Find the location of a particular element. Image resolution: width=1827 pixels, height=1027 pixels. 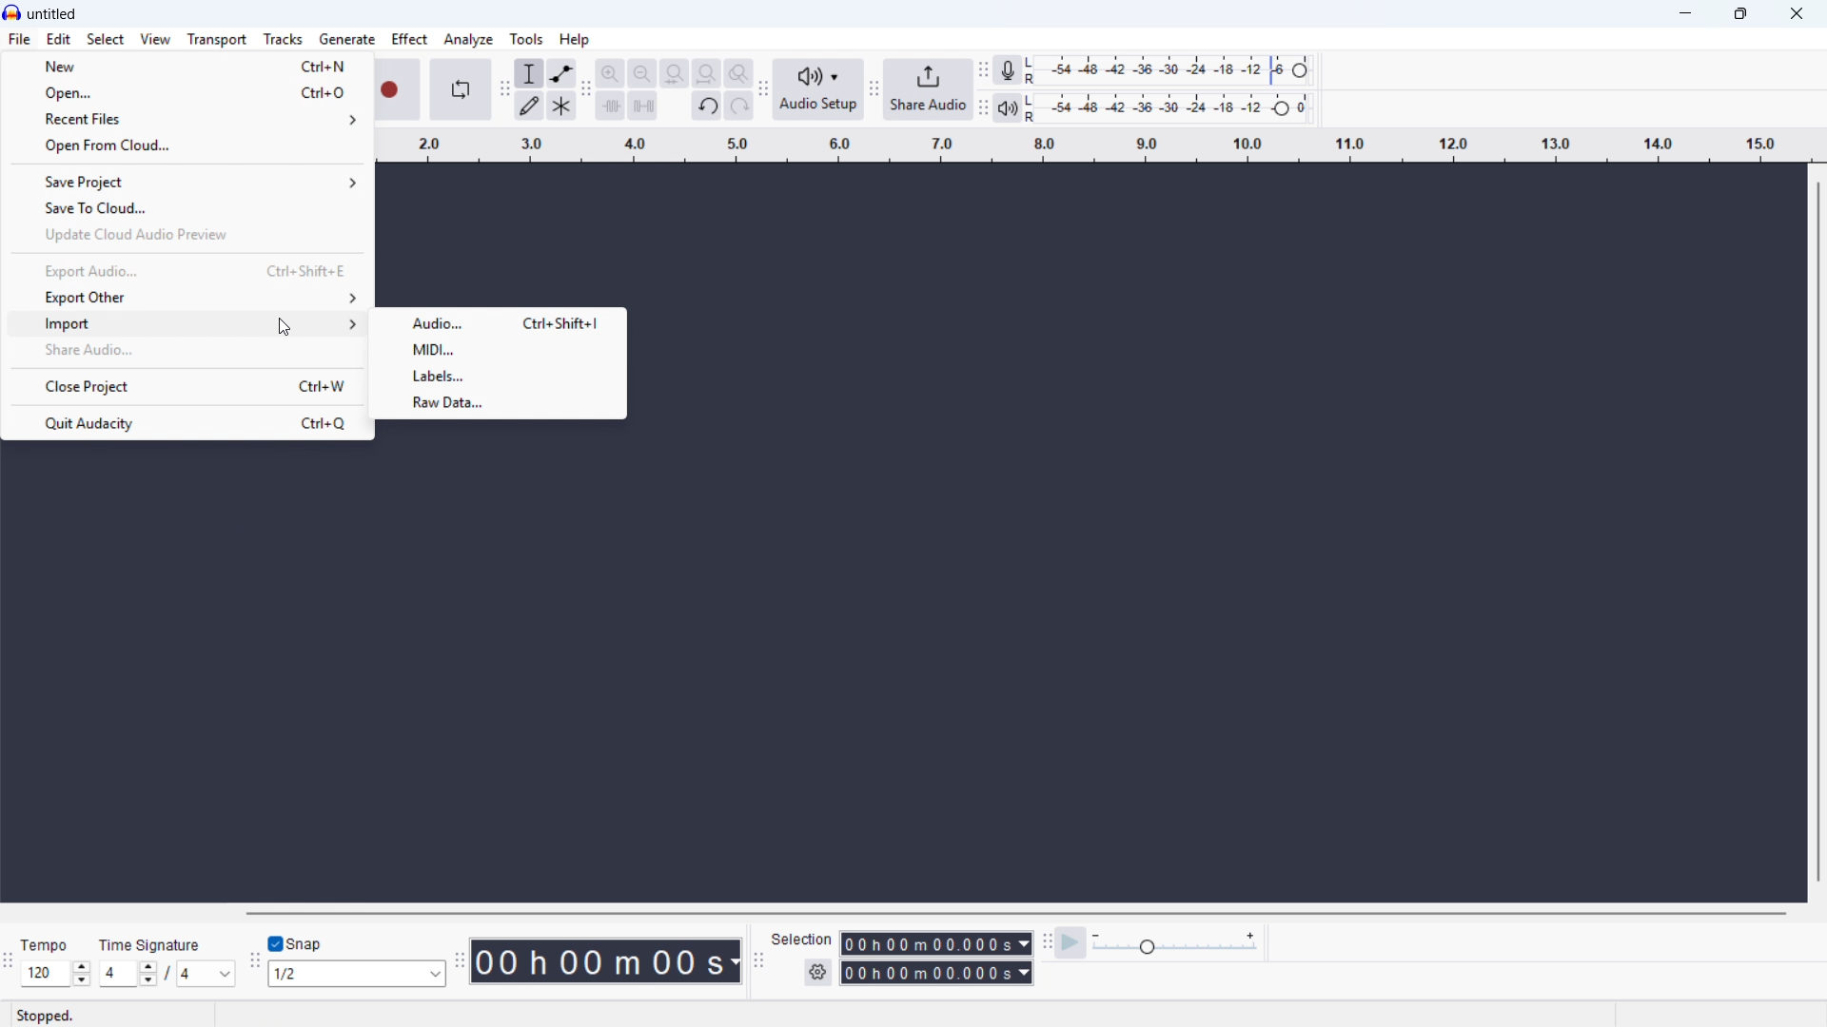

Update Cloud Audio preview  is located at coordinates (186, 236).